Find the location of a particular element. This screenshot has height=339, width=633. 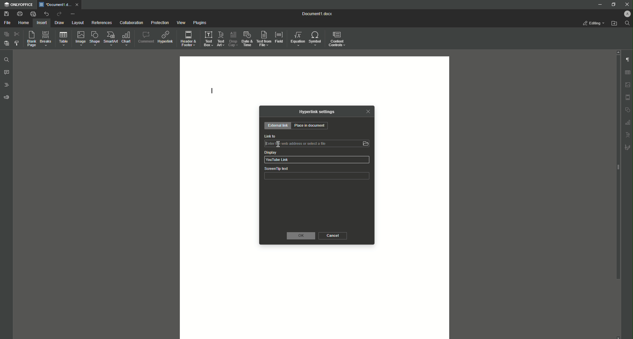

Restore is located at coordinates (613, 5).